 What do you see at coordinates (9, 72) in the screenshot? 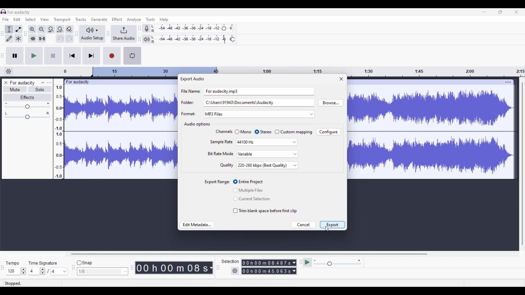
I see `Timeline options` at bounding box center [9, 72].